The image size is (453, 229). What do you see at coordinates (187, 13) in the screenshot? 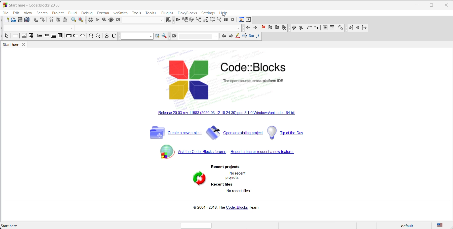
I see `DoxyBlocks` at bounding box center [187, 13].